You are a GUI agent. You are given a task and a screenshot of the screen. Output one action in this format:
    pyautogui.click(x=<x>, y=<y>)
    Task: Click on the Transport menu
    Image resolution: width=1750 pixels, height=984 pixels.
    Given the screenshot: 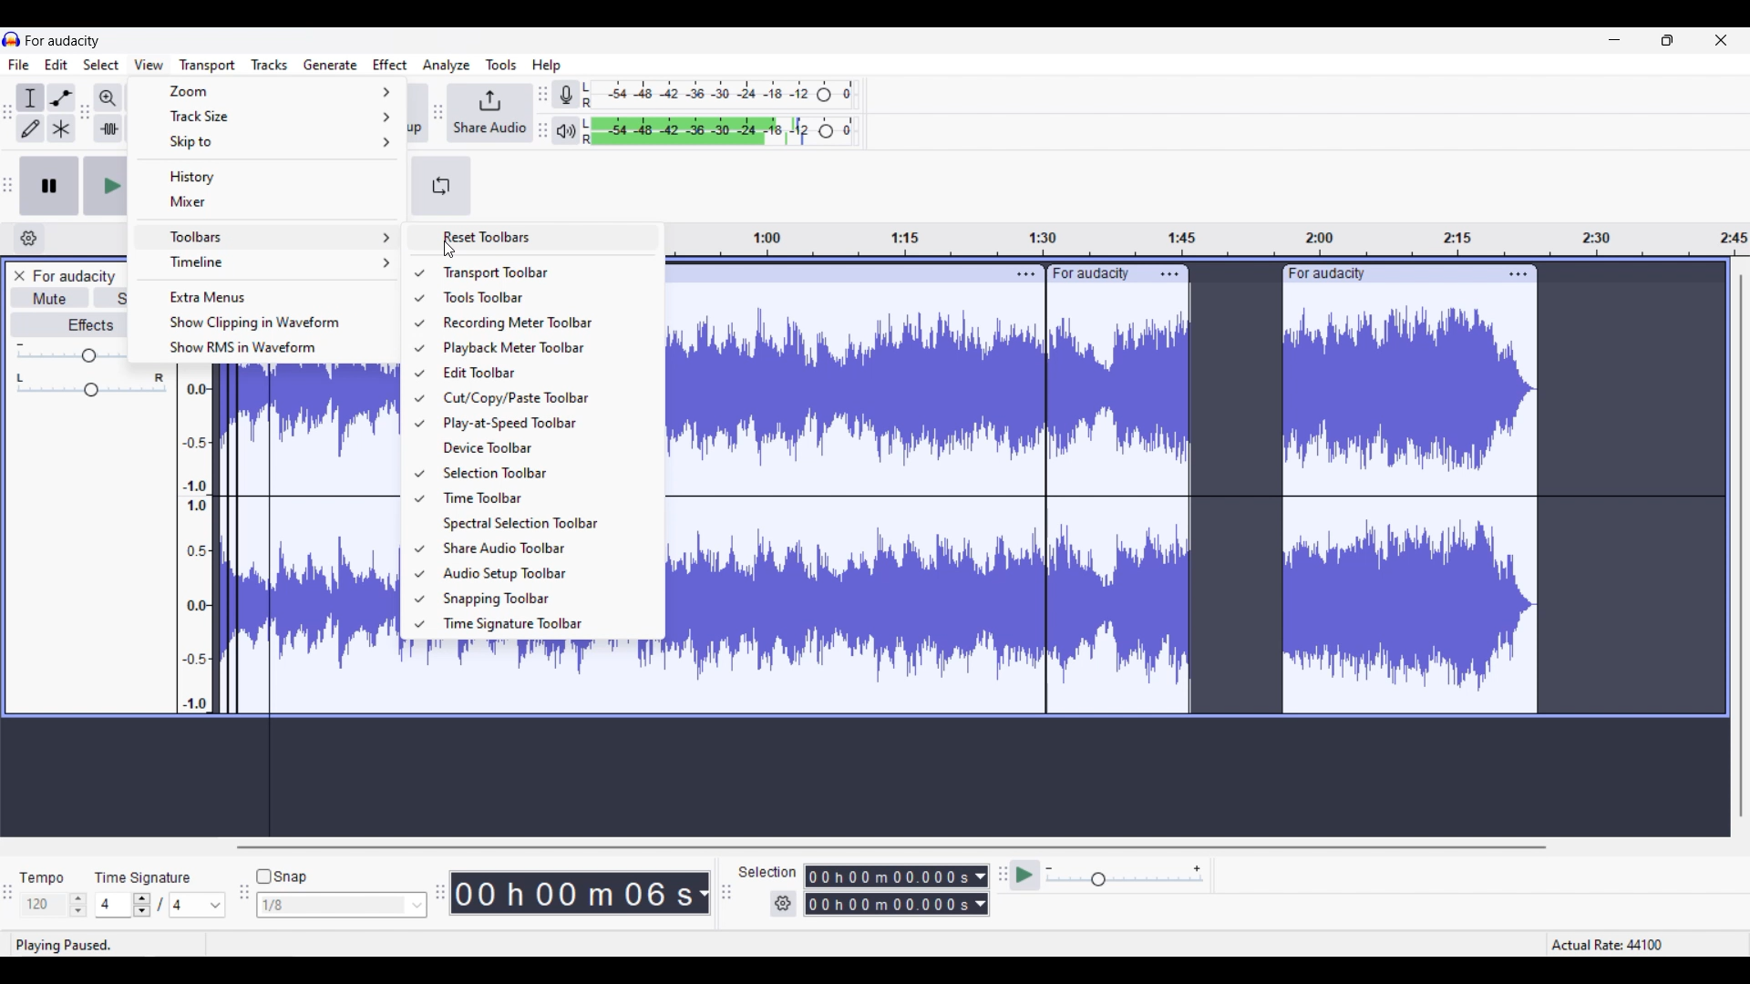 What is the action you would take?
    pyautogui.click(x=207, y=66)
    